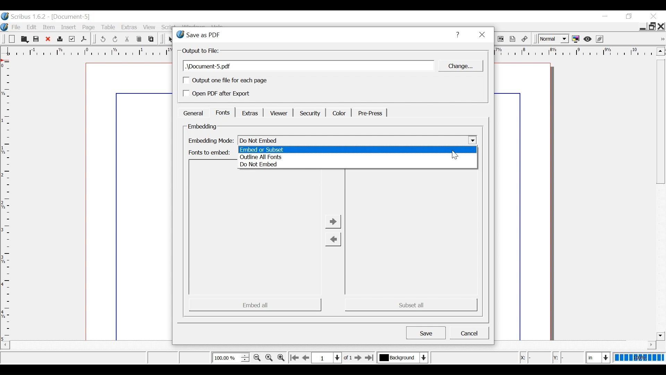 The width and height of the screenshot is (666, 375). Describe the element at coordinates (307, 358) in the screenshot. I see `Go to the previous page` at that location.